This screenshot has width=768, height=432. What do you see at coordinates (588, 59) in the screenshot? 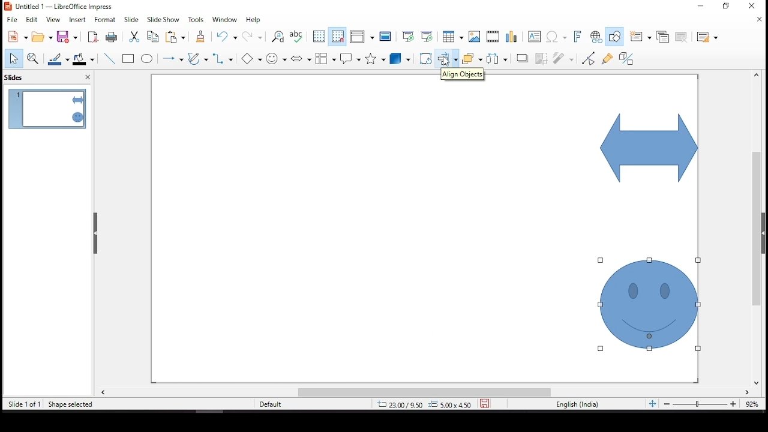
I see `toggle point edit mode` at bounding box center [588, 59].